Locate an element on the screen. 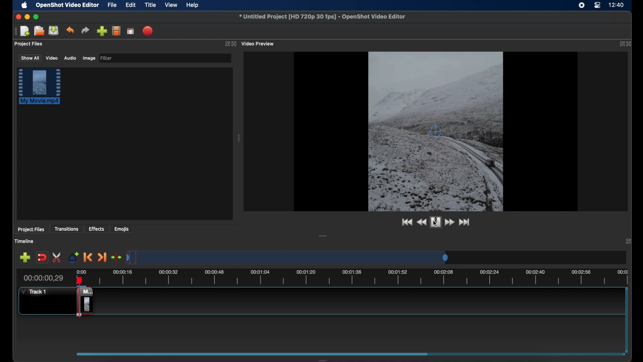 Image resolution: width=643 pixels, height=362 pixels. maximize is located at coordinates (37, 17).